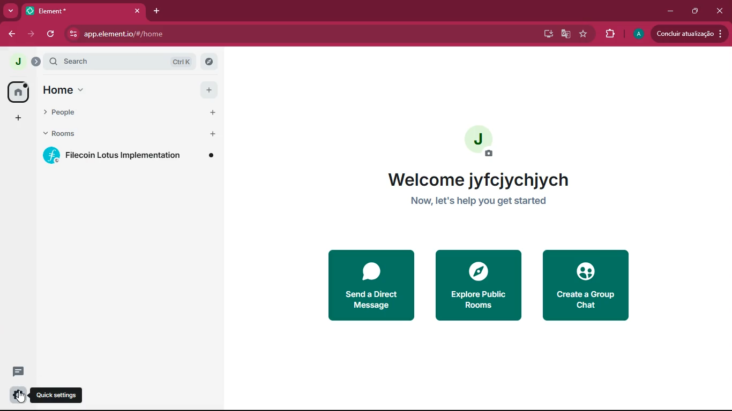 The image size is (732, 411). Describe the element at coordinates (14, 34) in the screenshot. I see `back` at that location.